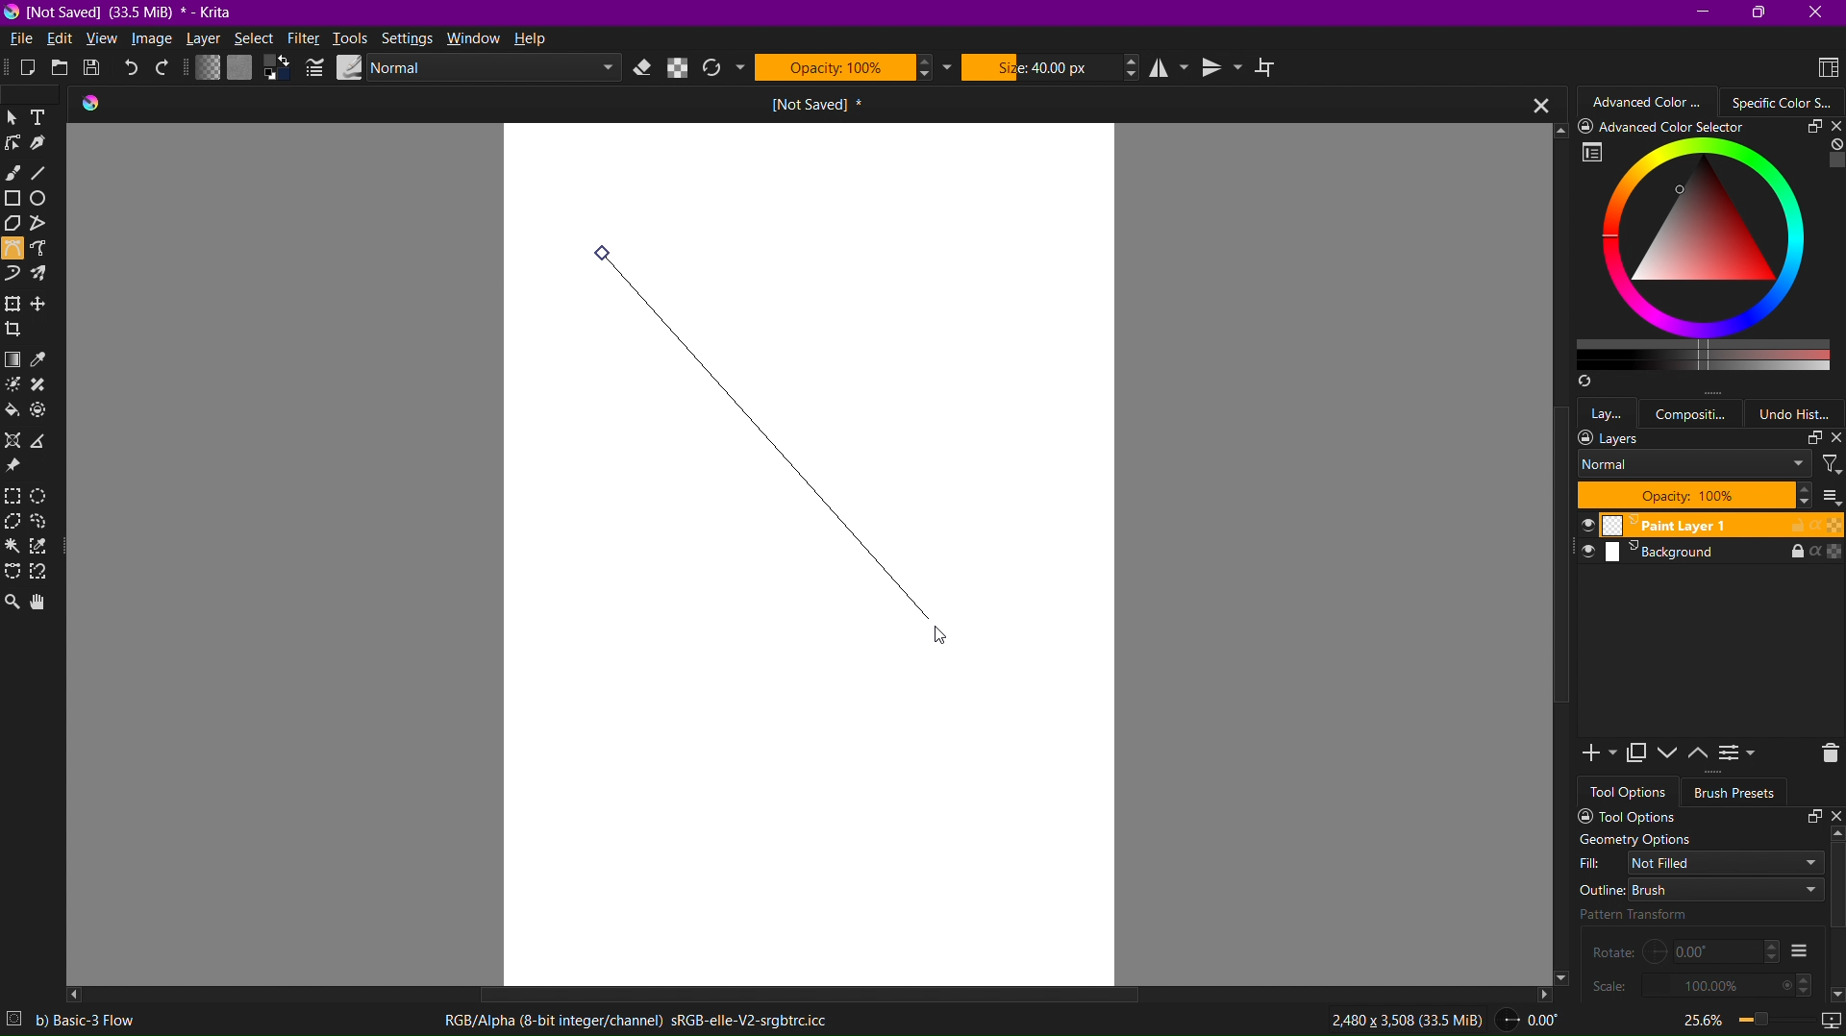 This screenshot has height=1036, width=1846. Describe the element at coordinates (1704, 816) in the screenshot. I see `Tool Options` at that location.